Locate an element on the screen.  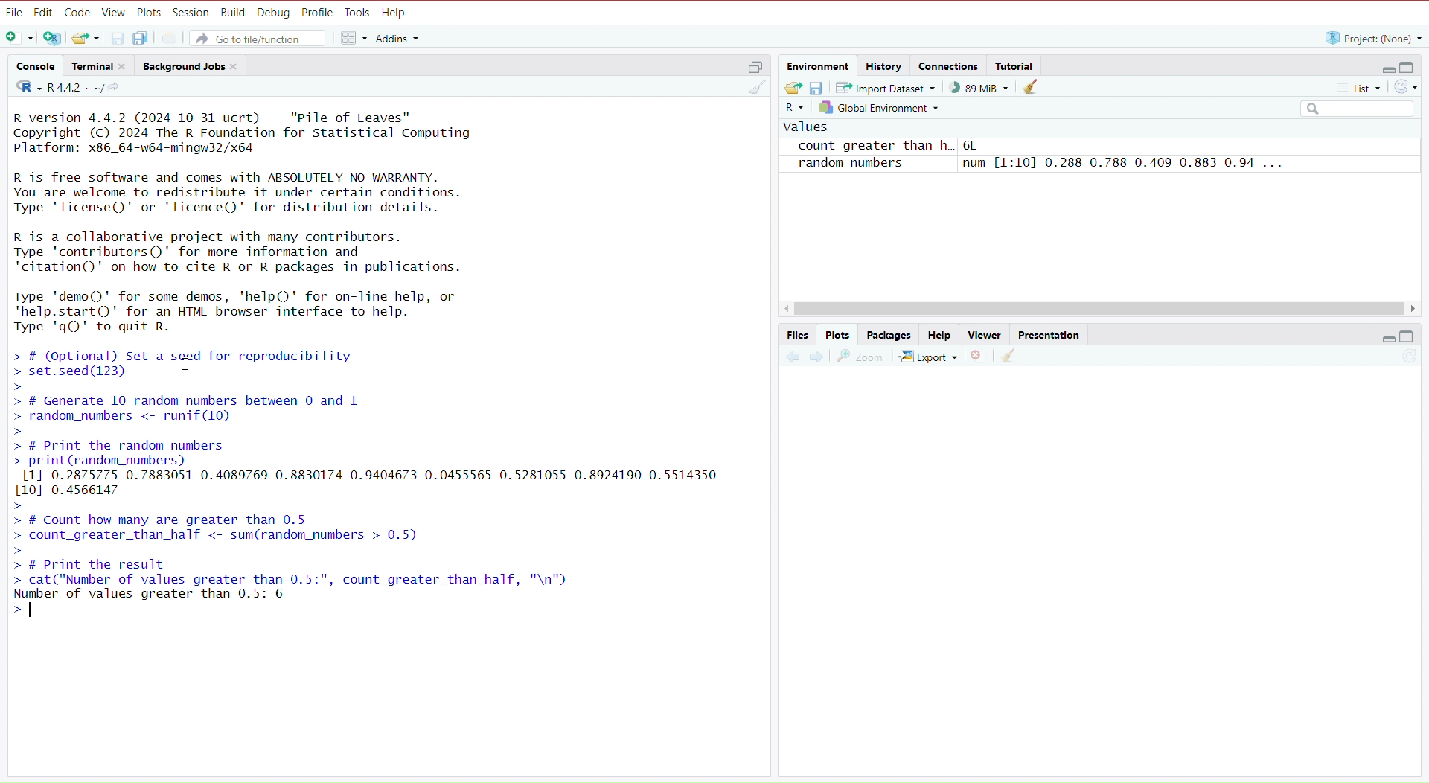
Scroll is located at coordinates (1101, 309).